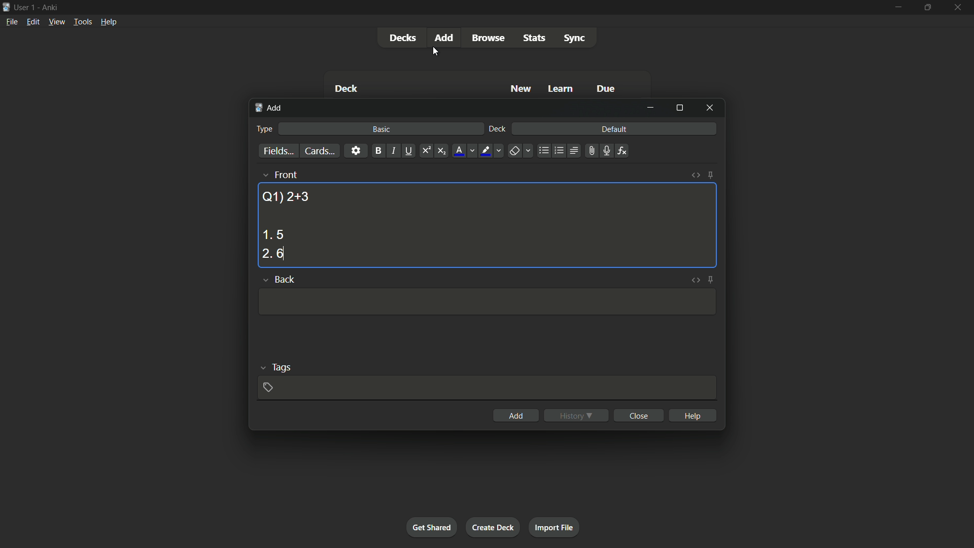  What do you see at coordinates (402, 38) in the screenshot?
I see `decks` at bounding box center [402, 38].